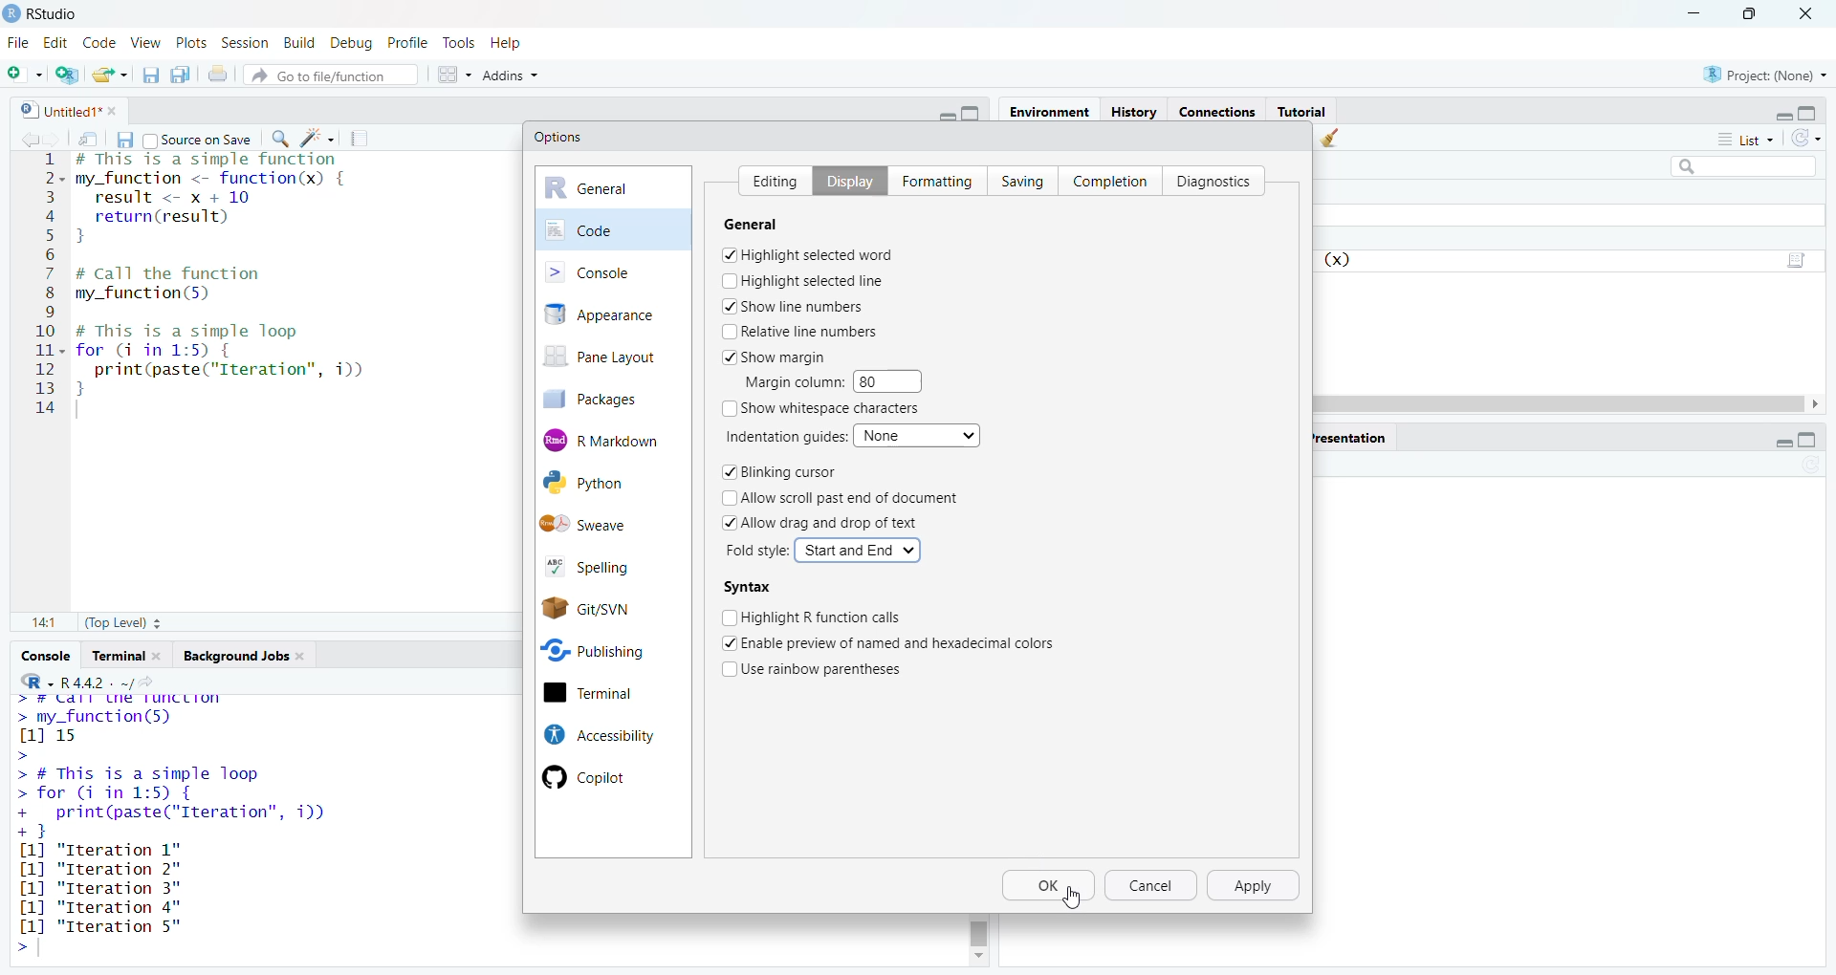 The width and height of the screenshot is (1836, 975). What do you see at coordinates (56, 138) in the screenshot?
I see `go forward to next source location` at bounding box center [56, 138].